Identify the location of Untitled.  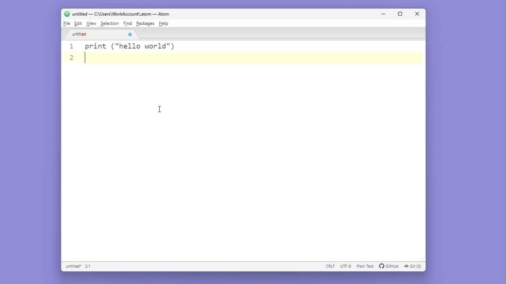
(101, 36).